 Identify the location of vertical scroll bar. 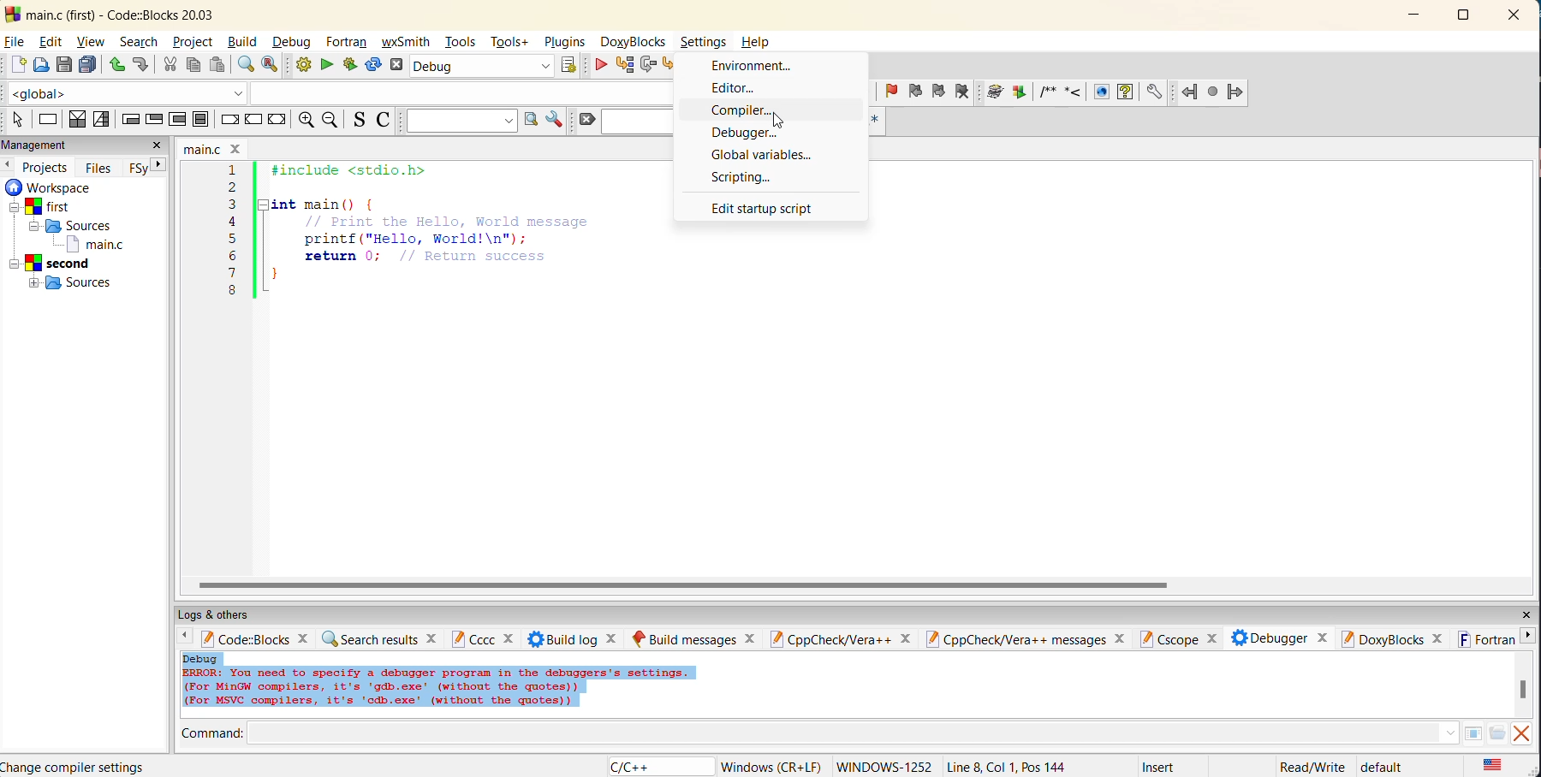
(1525, 689).